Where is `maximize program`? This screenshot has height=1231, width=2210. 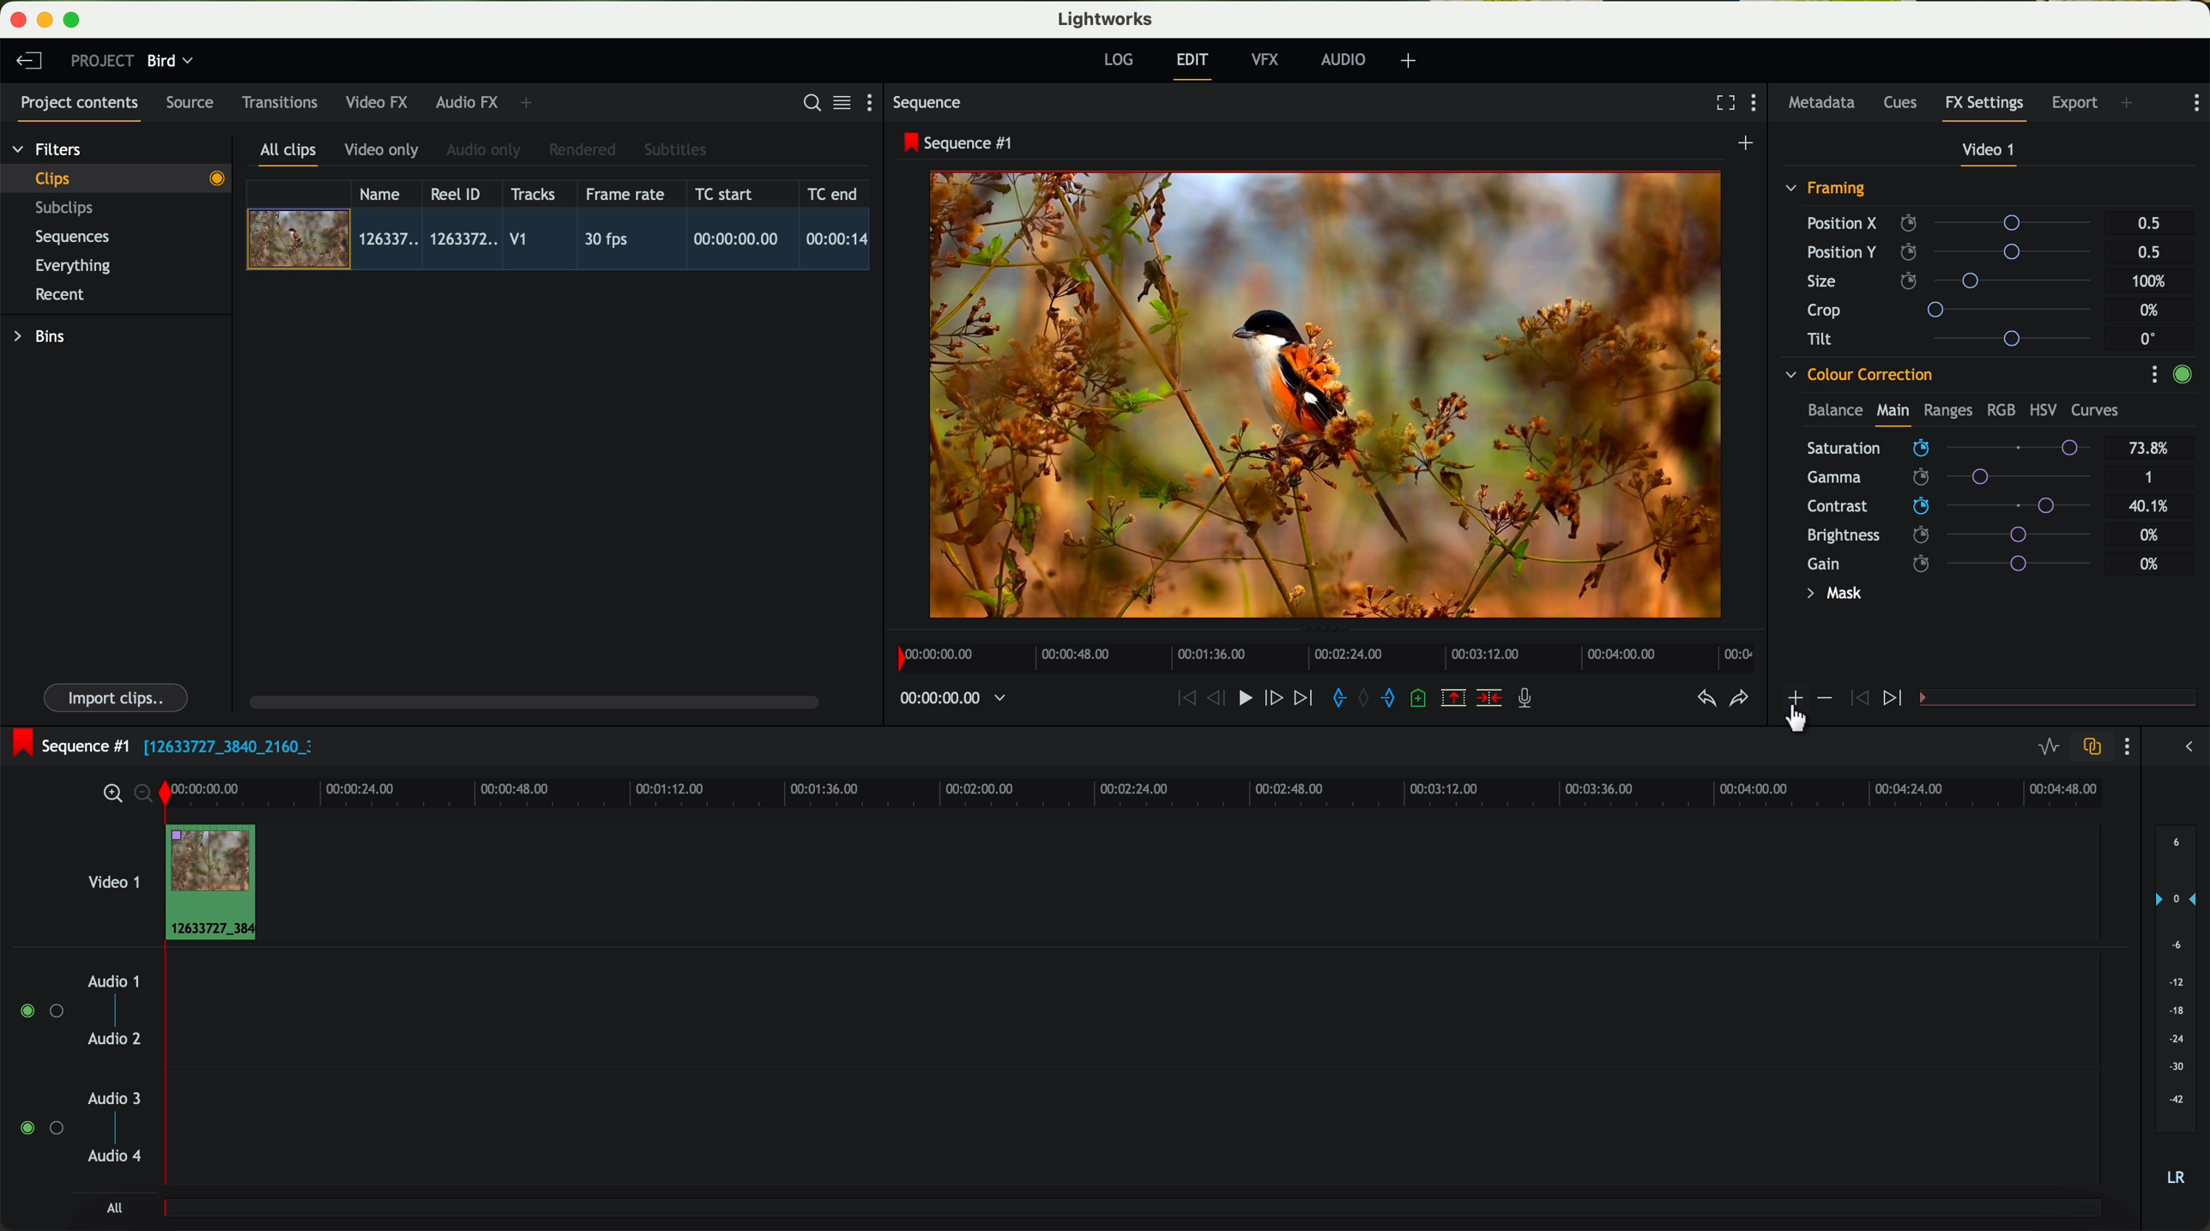 maximize program is located at coordinates (75, 21).